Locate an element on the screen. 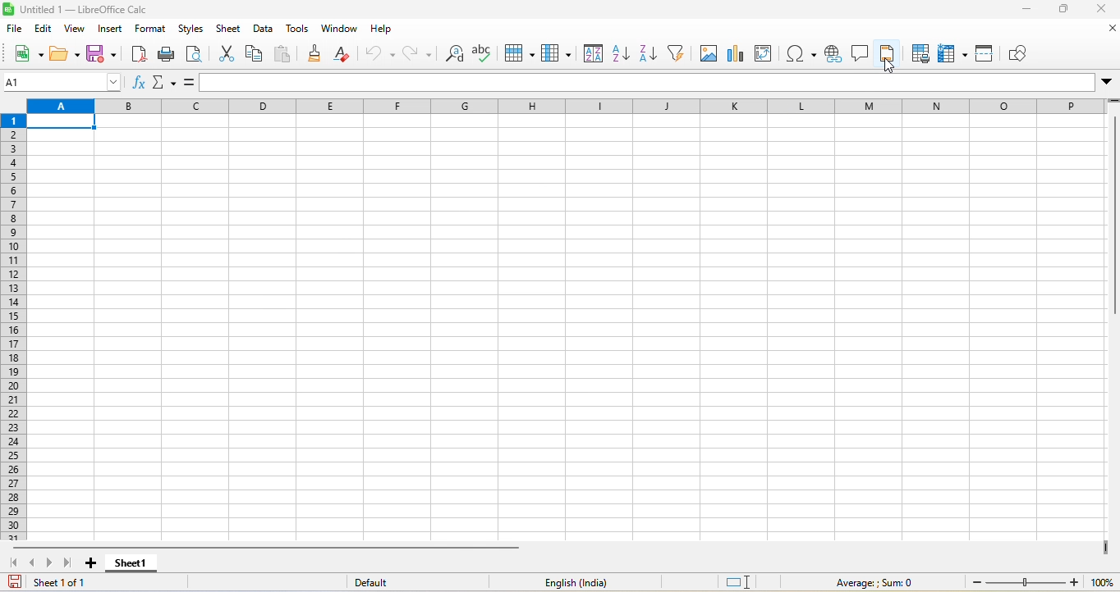 The image size is (1120, 592). last sheet is located at coordinates (71, 563).